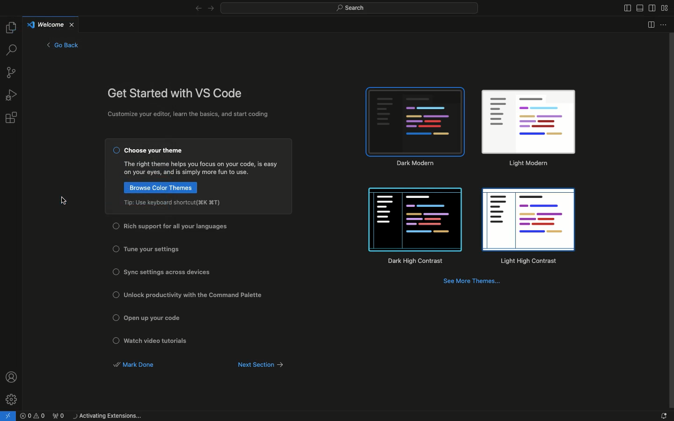 Image resolution: width=674 pixels, height=421 pixels. Describe the element at coordinates (116, 341) in the screenshot. I see `Checkbox` at that location.